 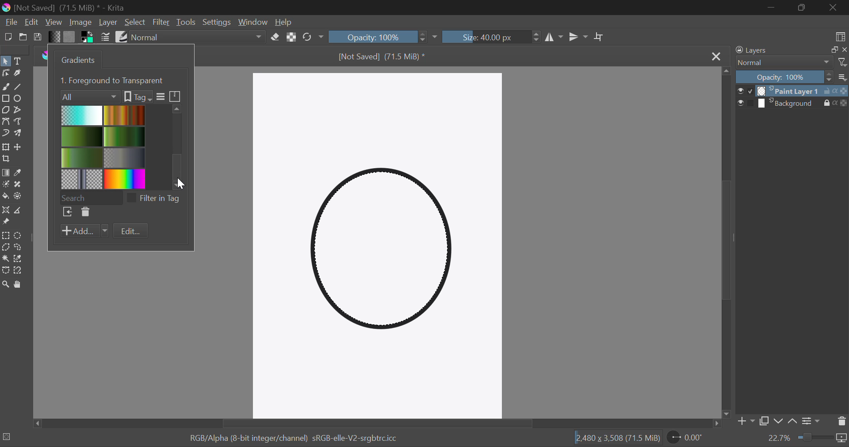 What do you see at coordinates (716, 57) in the screenshot?
I see `Close` at bounding box center [716, 57].